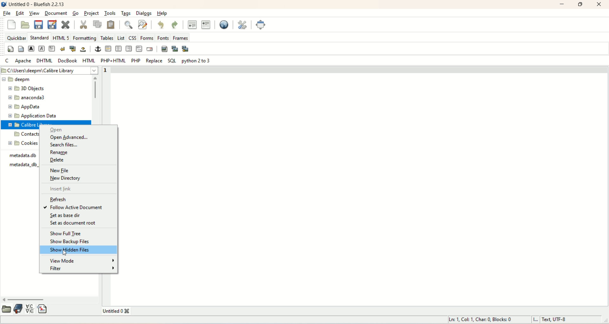  What do you see at coordinates (52, 48) in the screenshot?
I see `paragraph` at bounding box center [52, 48].